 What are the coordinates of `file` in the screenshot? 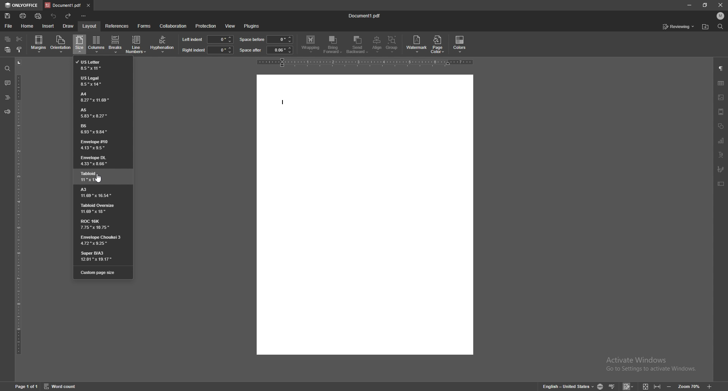 It's located at (8, 26).